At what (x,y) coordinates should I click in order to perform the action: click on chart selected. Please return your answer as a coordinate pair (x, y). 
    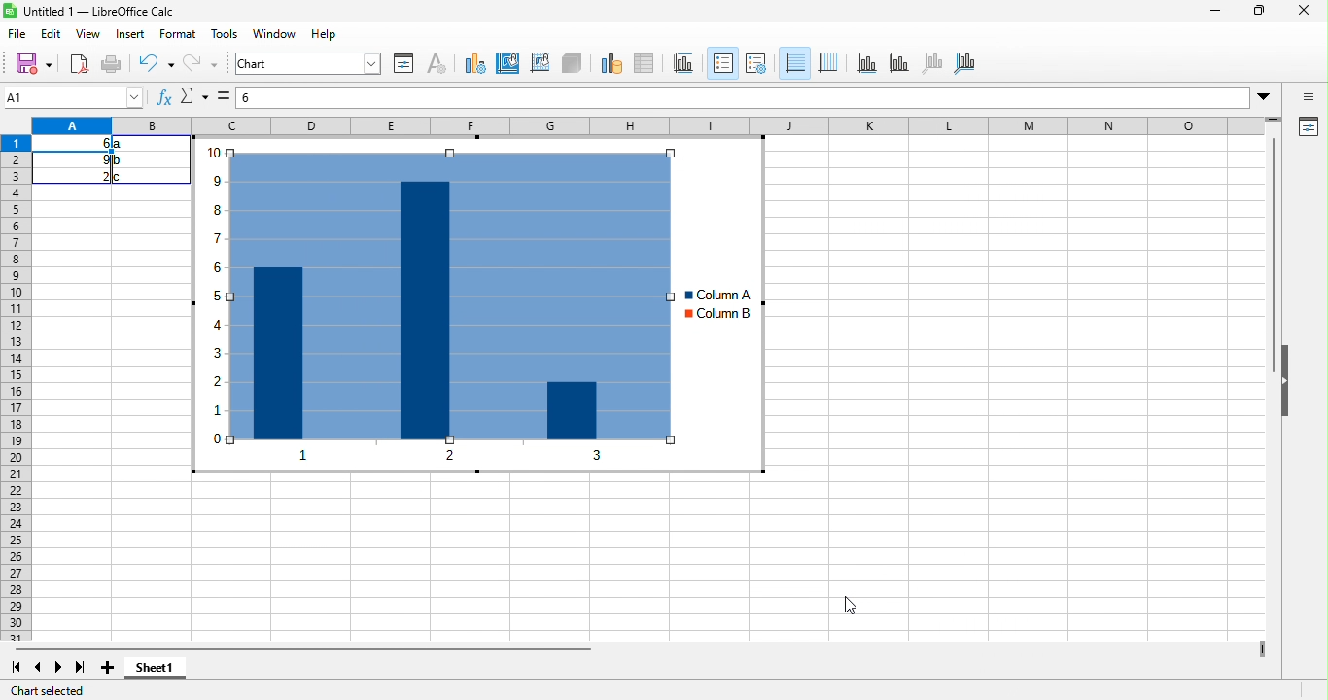
    Looking at the image, I should click on (57, 690).